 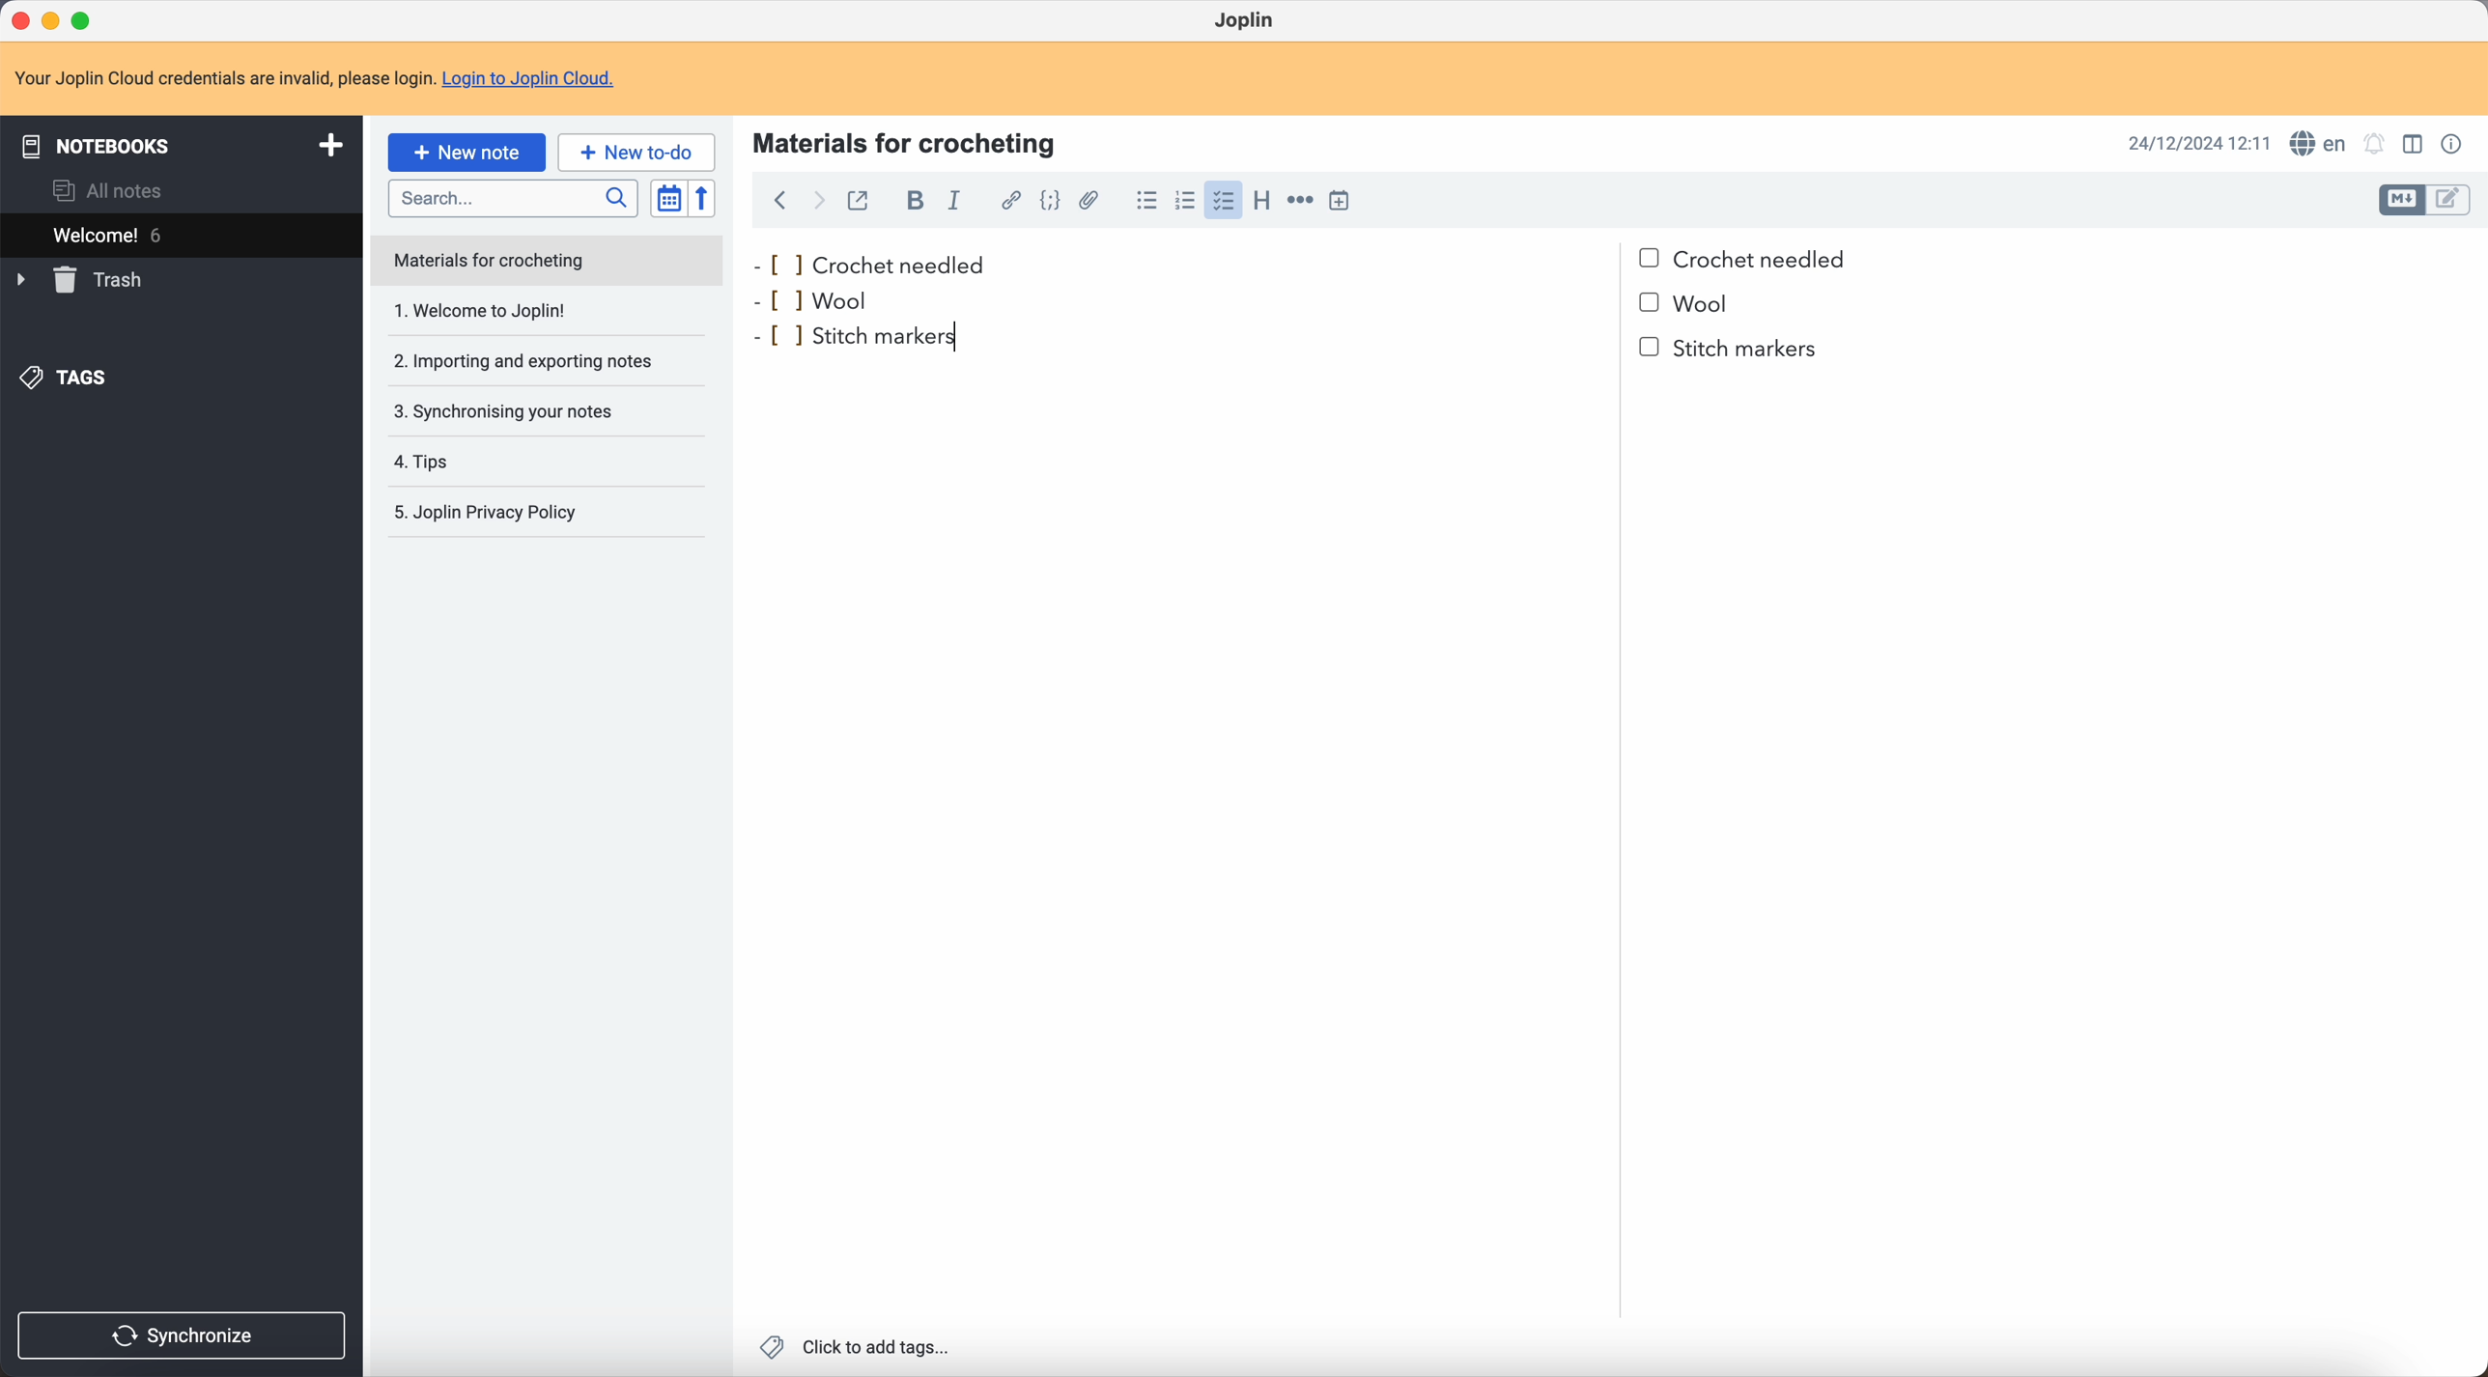 I want to click on spell checker, so click(x=2315, y=143).